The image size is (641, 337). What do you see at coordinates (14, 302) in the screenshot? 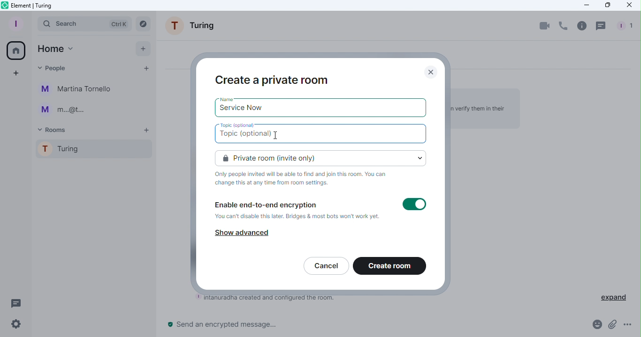
I see `Threads` at bounding box center [14, 302].